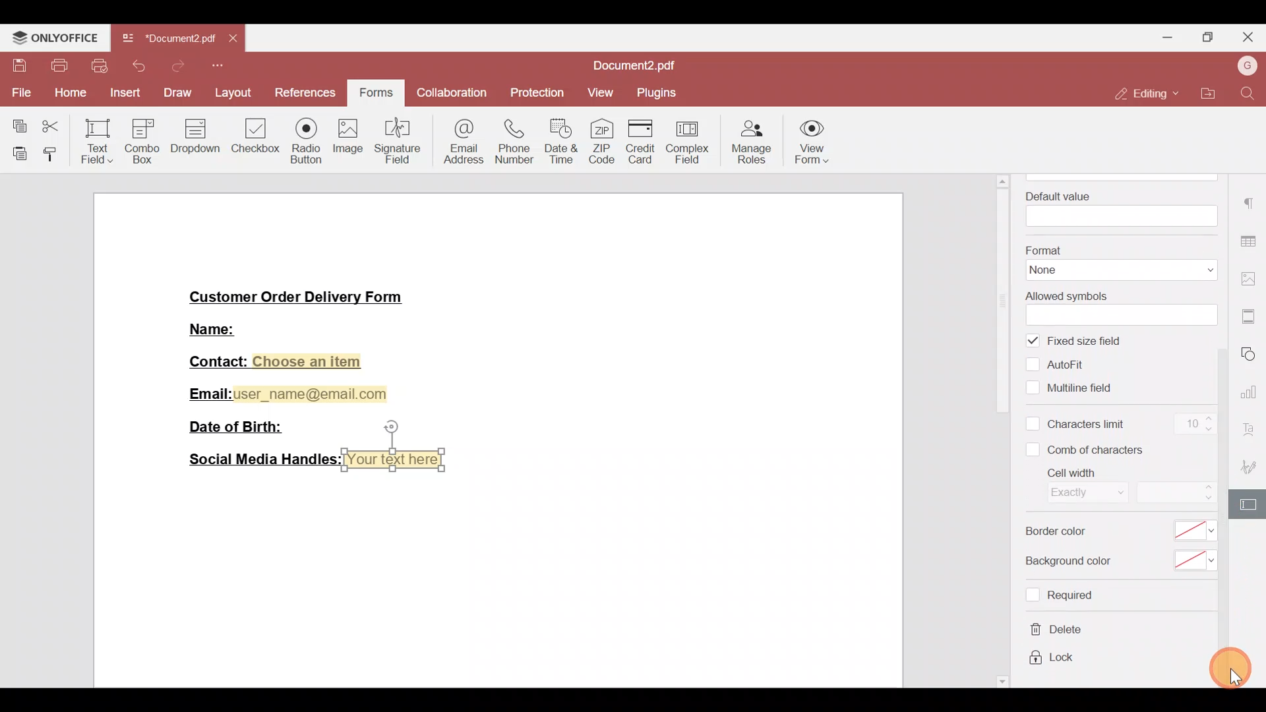  Describe the element at coordinates (1086, 341) in the screenshot. I see `Fixed size field` at that location.